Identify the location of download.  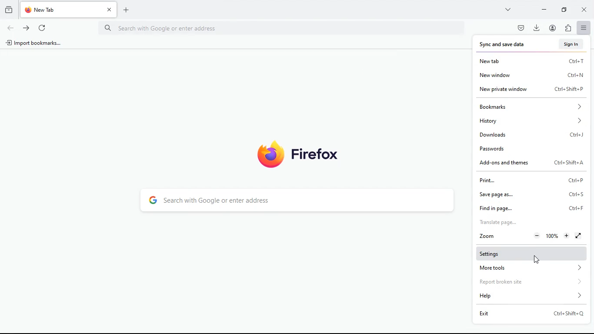
(537, 27).